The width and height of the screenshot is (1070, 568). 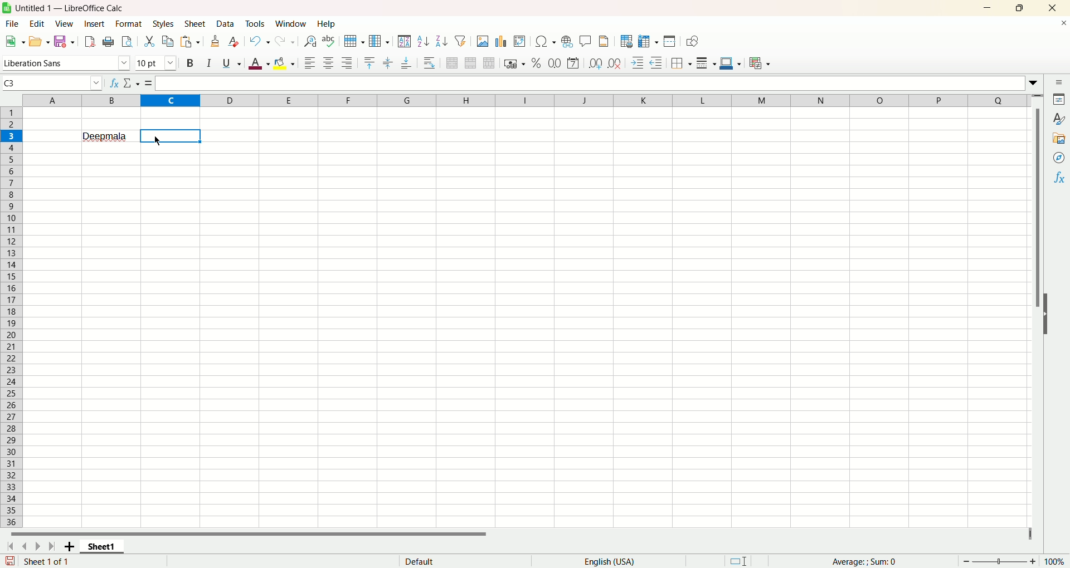 What do you see at coordinates (404, 41) in the screenshot?
I see `Sort` at bounding box center [404, 41].